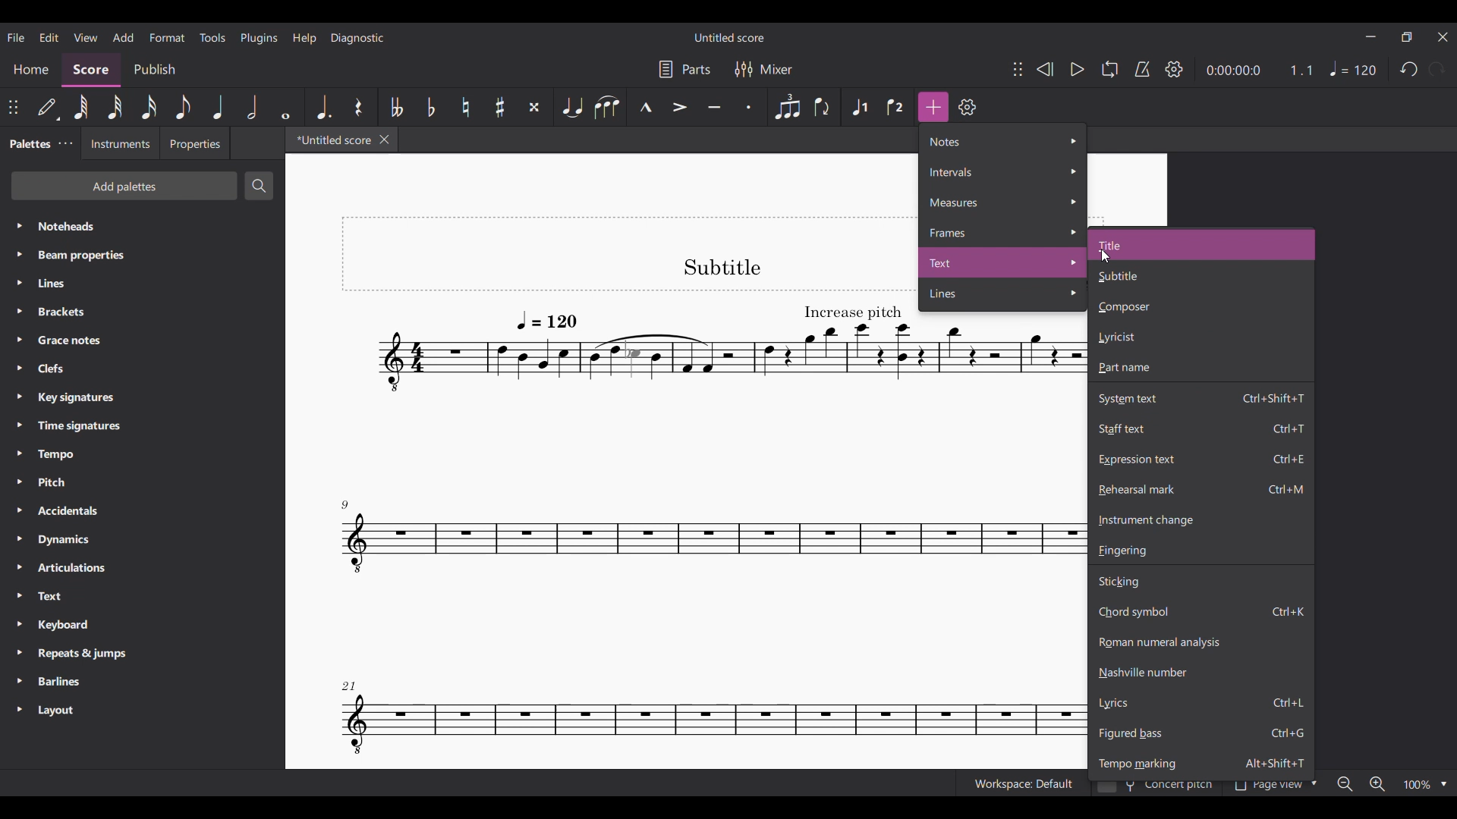 The width and height of the screenshot is (1457, 819). What do you see at coordinates (323, 107) in the screenshot?
I see `Augmentation dot` at bounding box center [323, 107].